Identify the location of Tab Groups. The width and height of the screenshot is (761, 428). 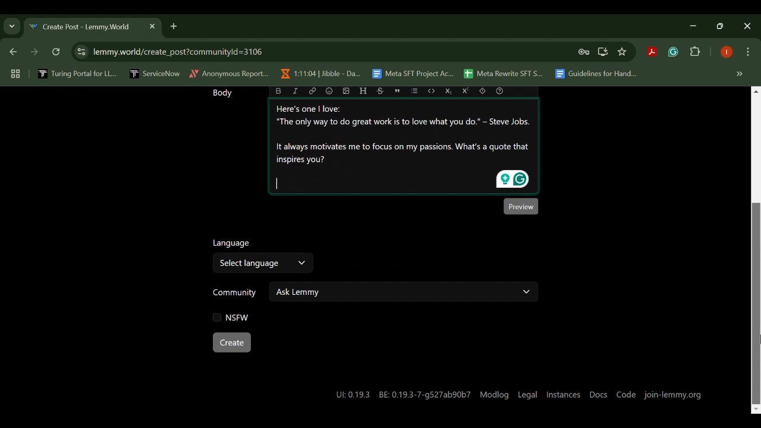
(14, 74).